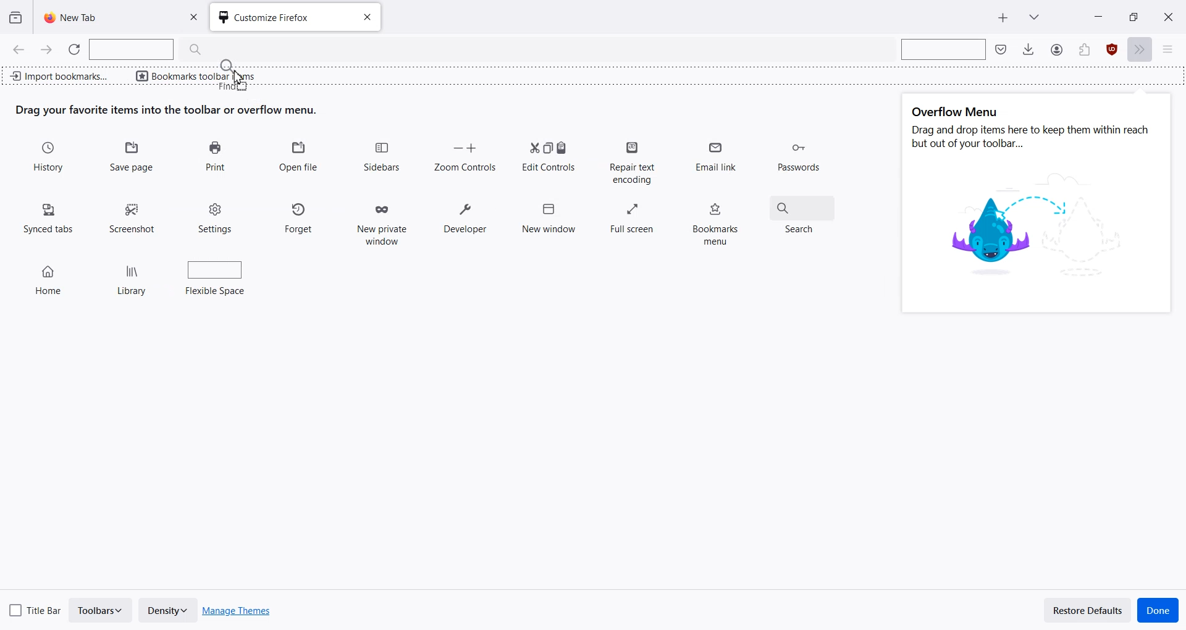 This screenshot has height=630, width=1186. Describe the element at coordinates (1088, 610) in the screenshot. I see `Restore Defaults` at that location.